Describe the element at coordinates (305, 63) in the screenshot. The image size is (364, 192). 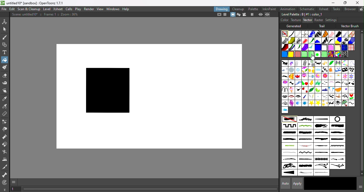
I see `atta` at that location.